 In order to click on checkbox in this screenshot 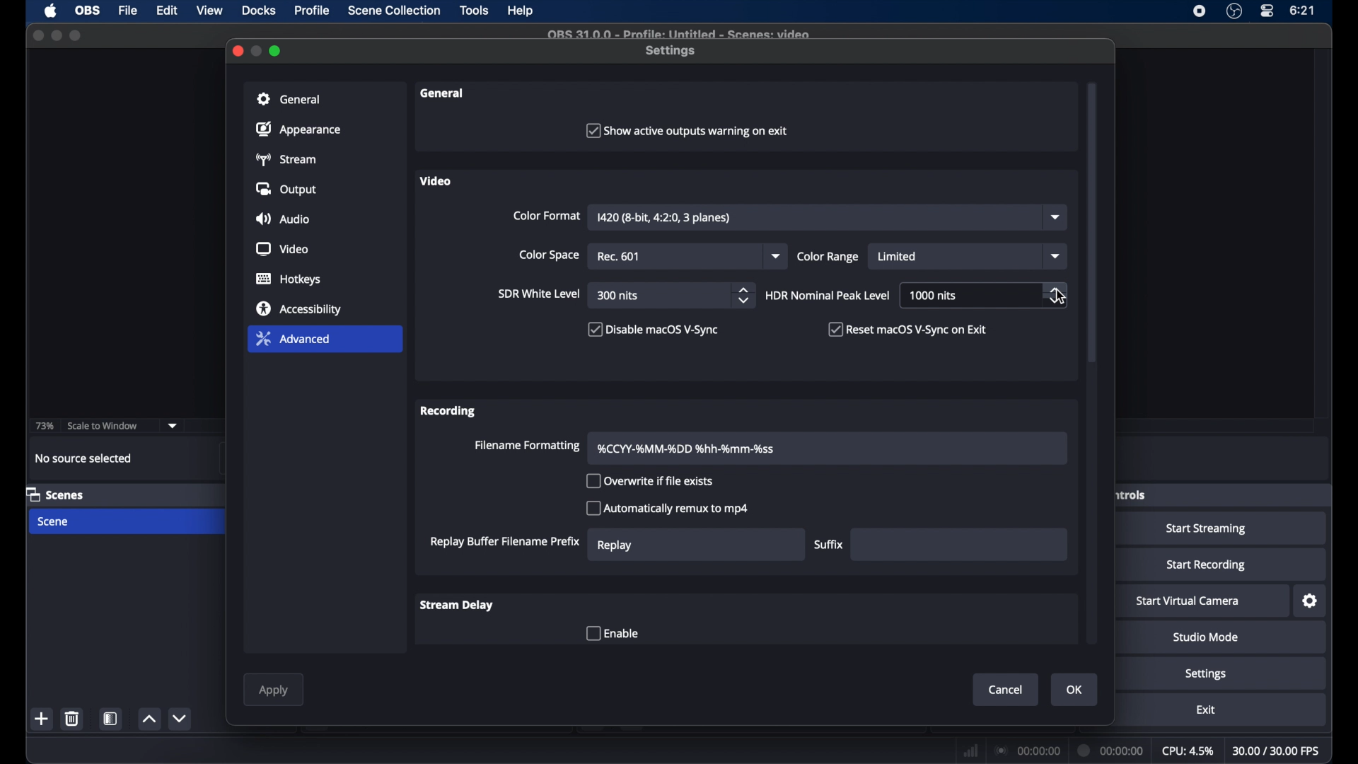, I will do `click(612, 634)`.